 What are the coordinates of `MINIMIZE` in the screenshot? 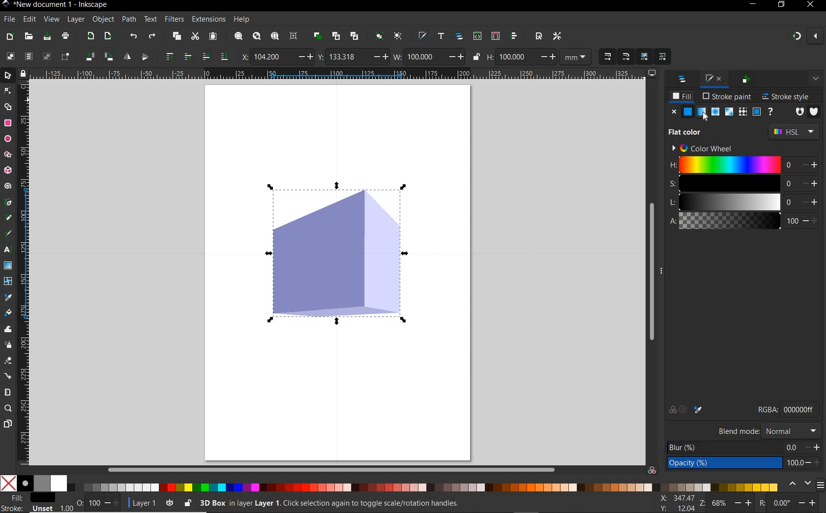 It's located at (753, 4).